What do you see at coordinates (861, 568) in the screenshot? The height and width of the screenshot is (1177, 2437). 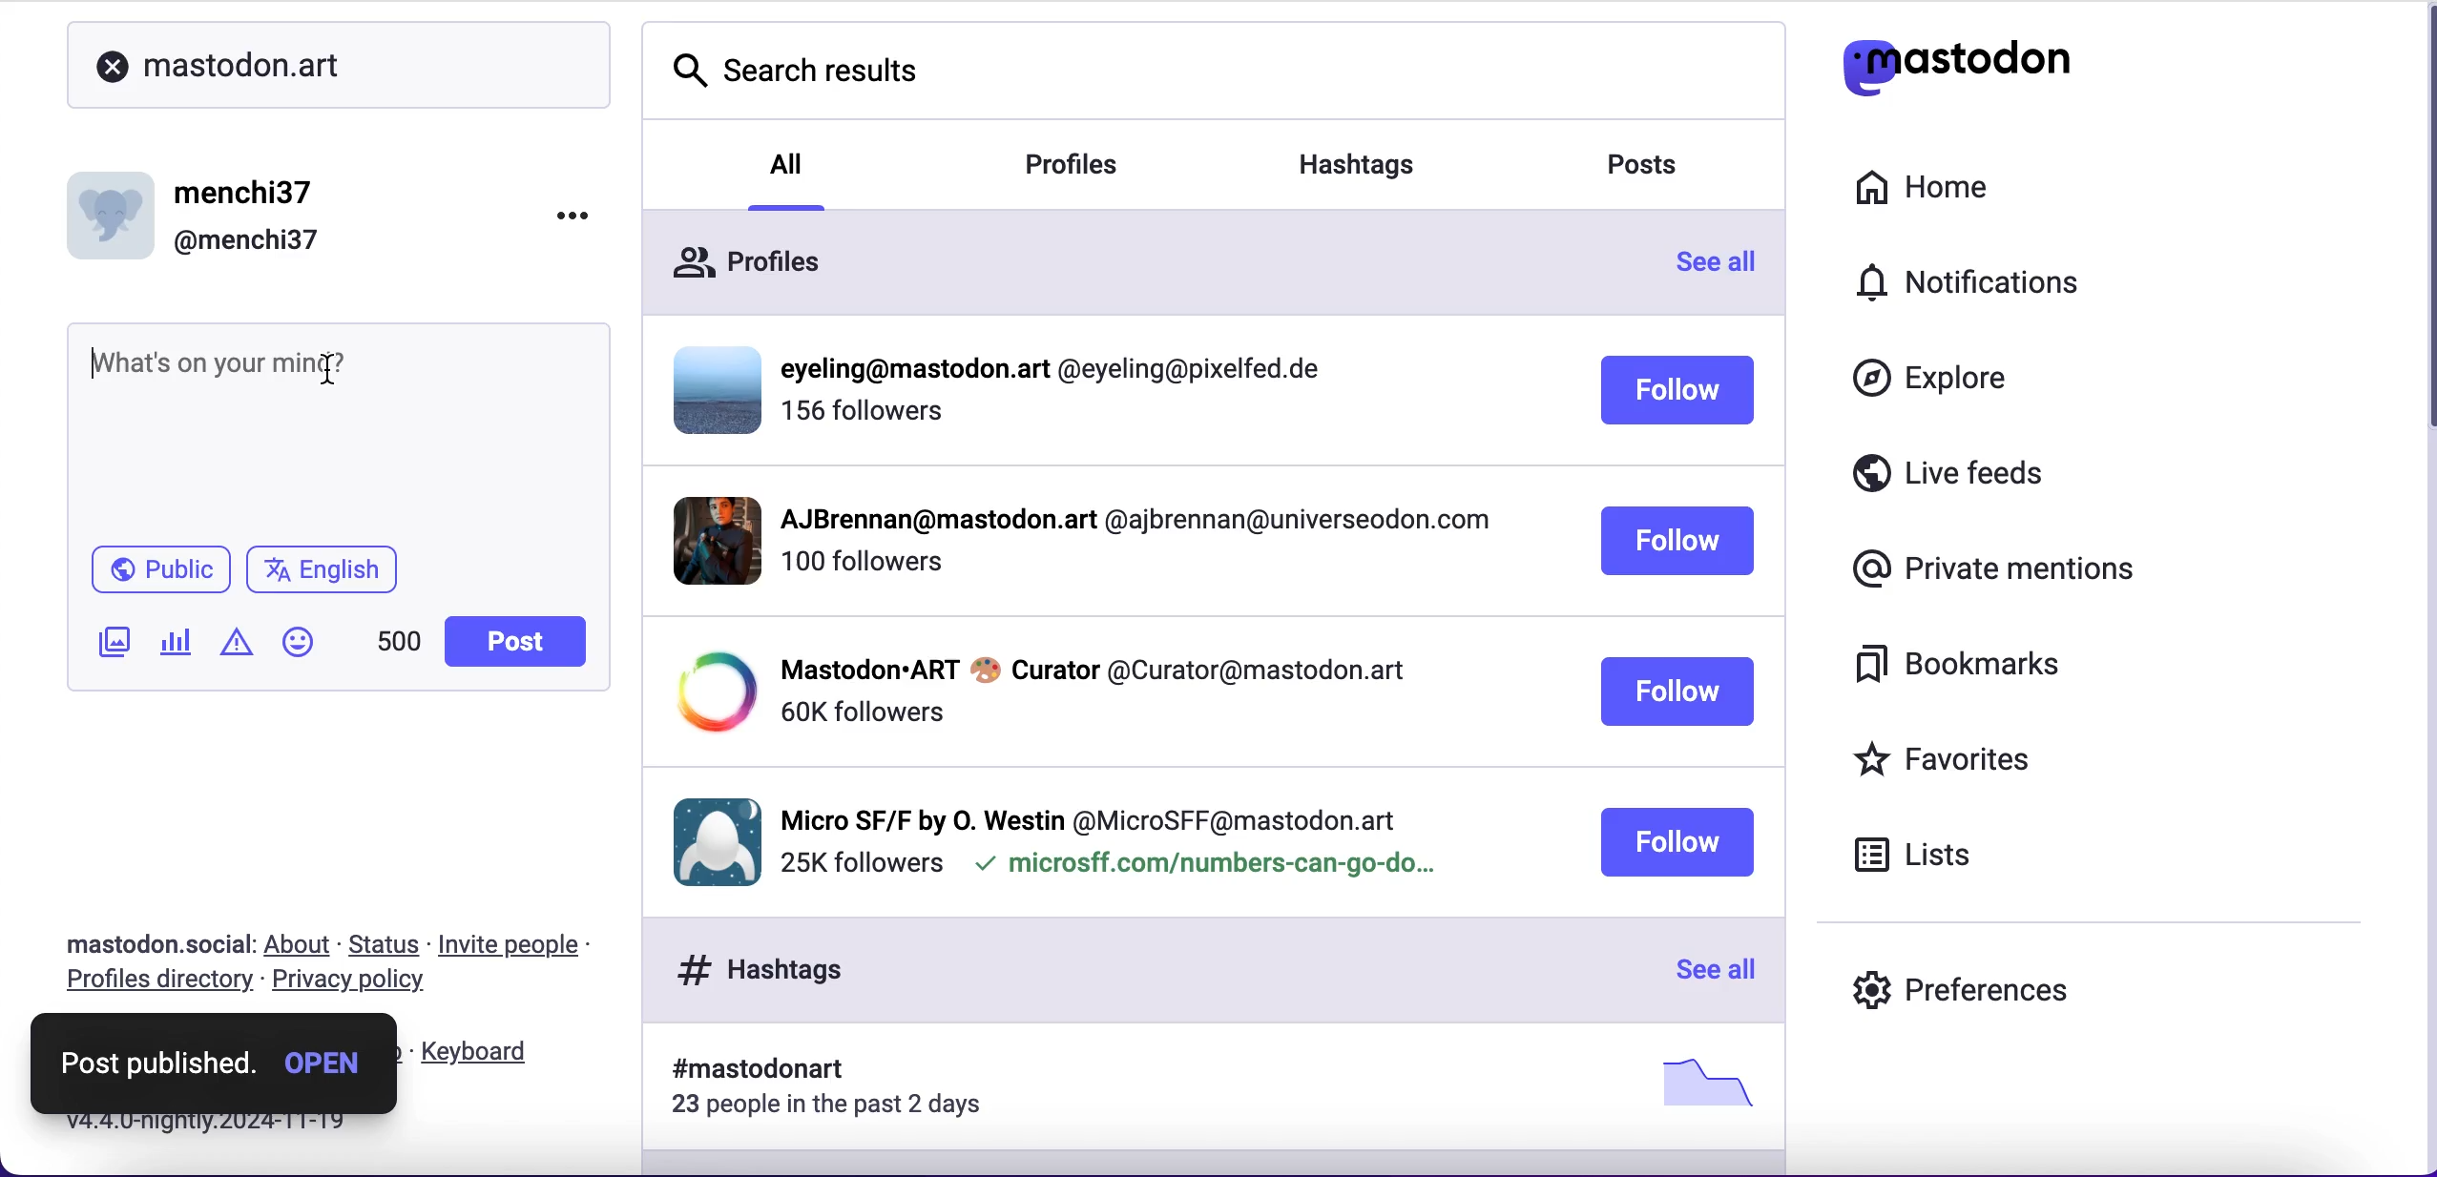 I see `followers` at bounding box center [861, 568].